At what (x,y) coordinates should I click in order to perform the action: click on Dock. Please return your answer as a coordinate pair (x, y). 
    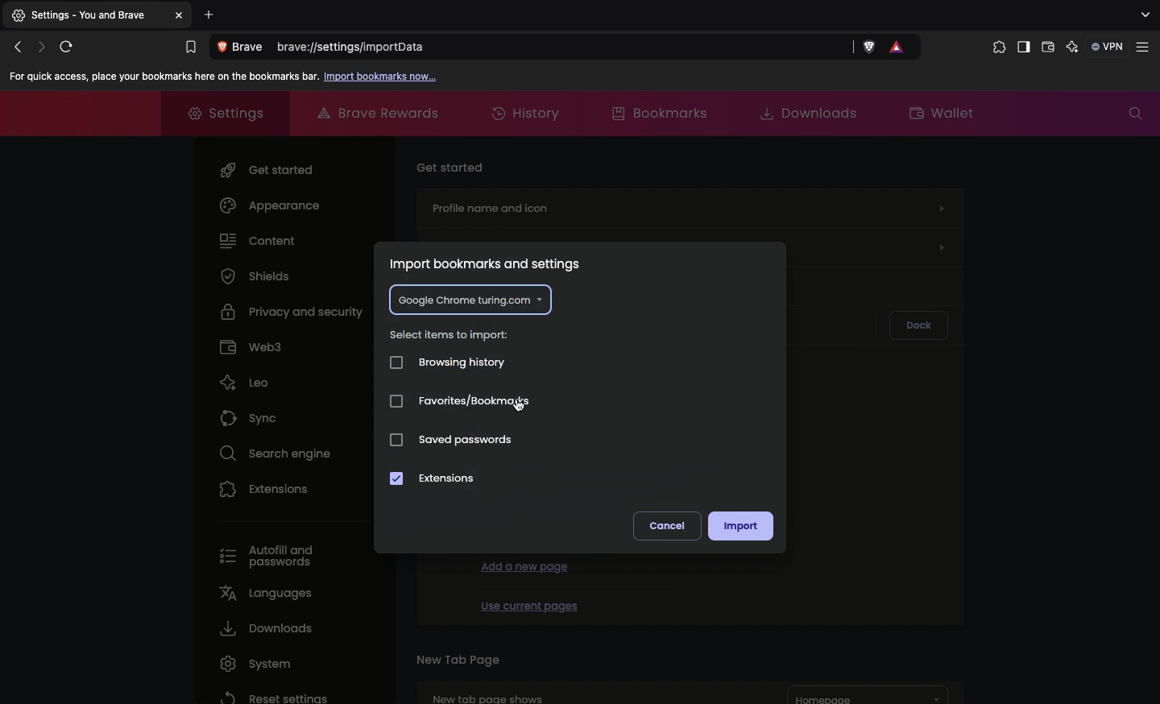
    Looking at the image, I should click on (918, 325).